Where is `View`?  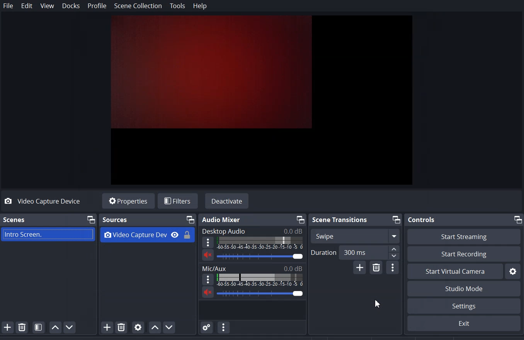
View is located at coordinates (47, 6).